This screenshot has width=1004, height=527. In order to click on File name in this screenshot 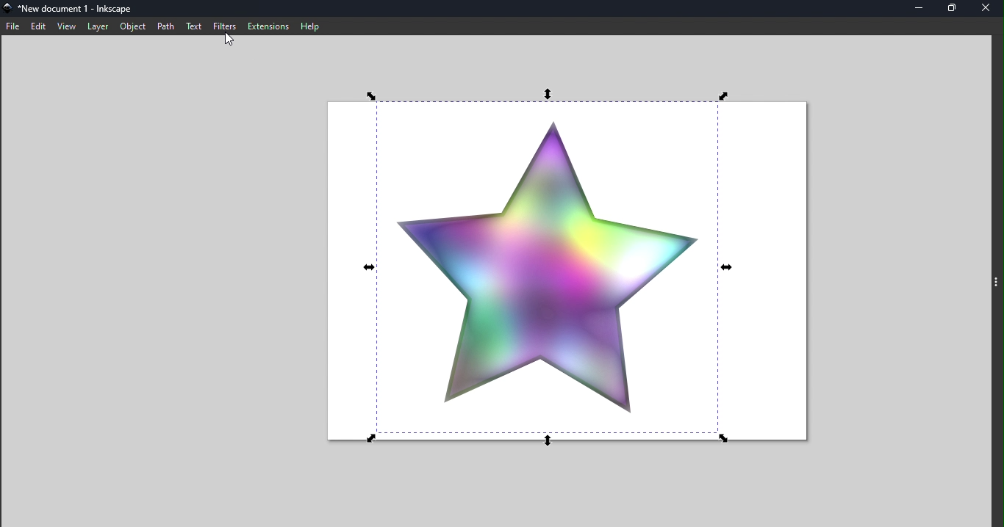, I will do `click(78, 10)`.